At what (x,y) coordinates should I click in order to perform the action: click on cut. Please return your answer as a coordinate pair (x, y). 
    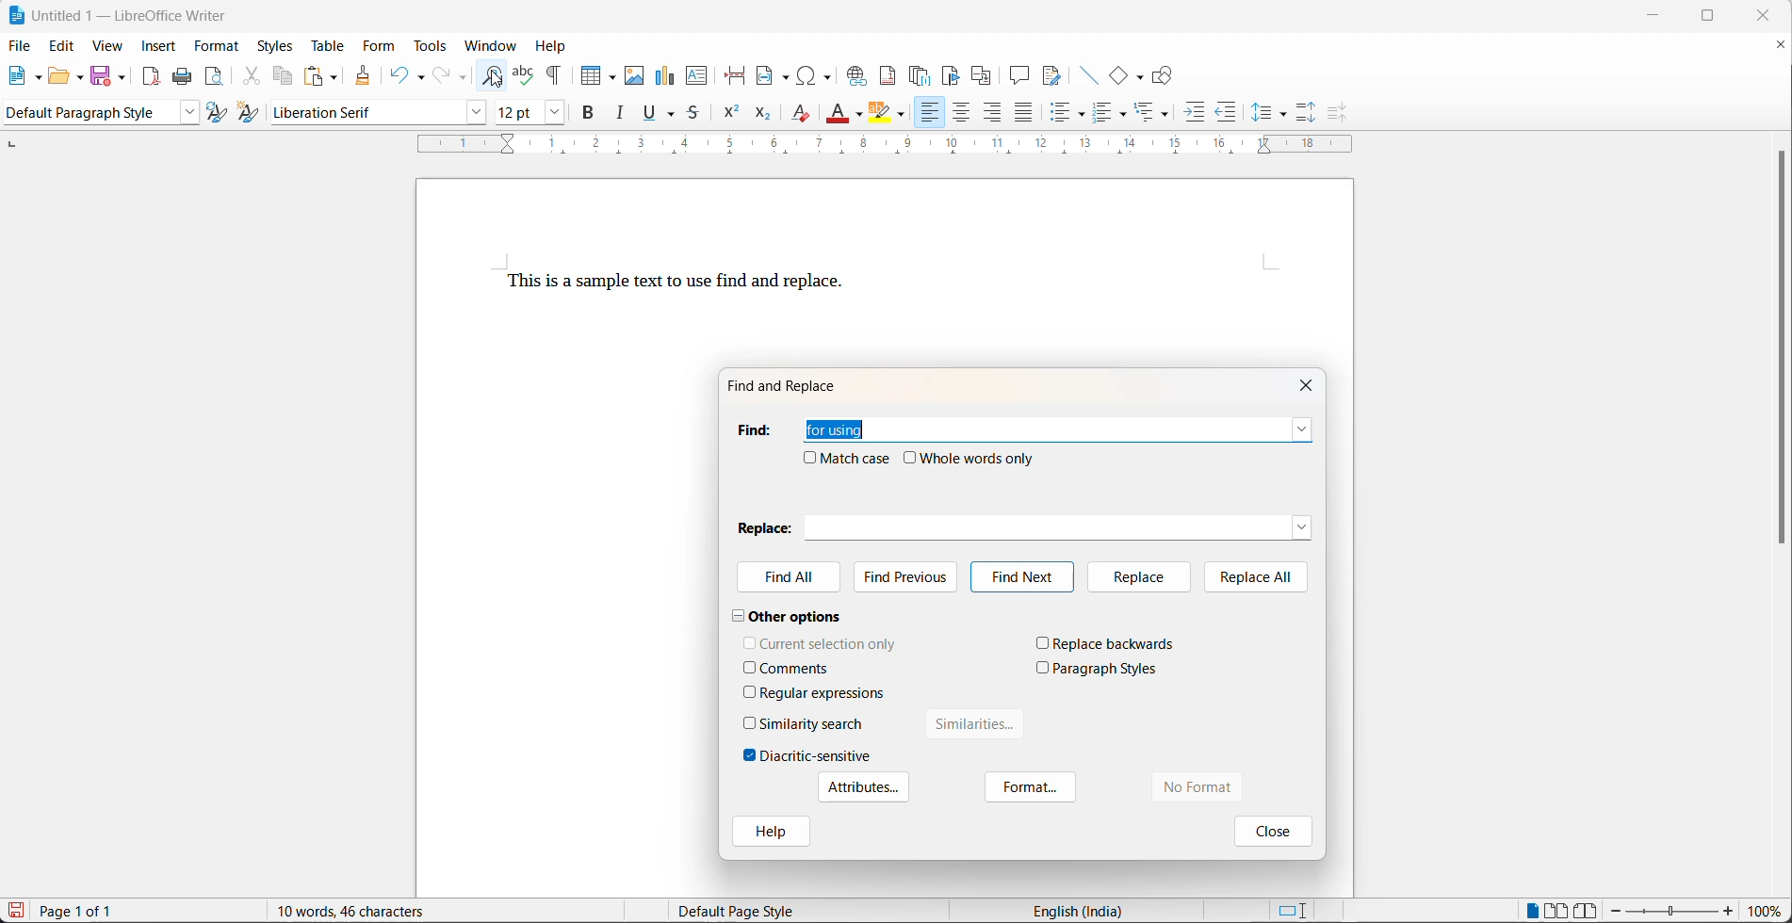
    Looking at the image, I should click on (252, 78).